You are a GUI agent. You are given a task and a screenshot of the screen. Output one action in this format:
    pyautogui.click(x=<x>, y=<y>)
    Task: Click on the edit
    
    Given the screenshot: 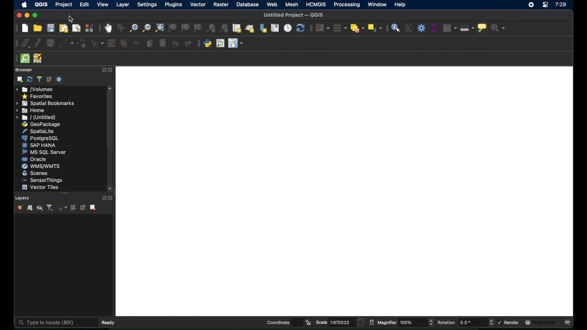 What is the action you would take?
    pyautogui.click(x=84, y=5)
    